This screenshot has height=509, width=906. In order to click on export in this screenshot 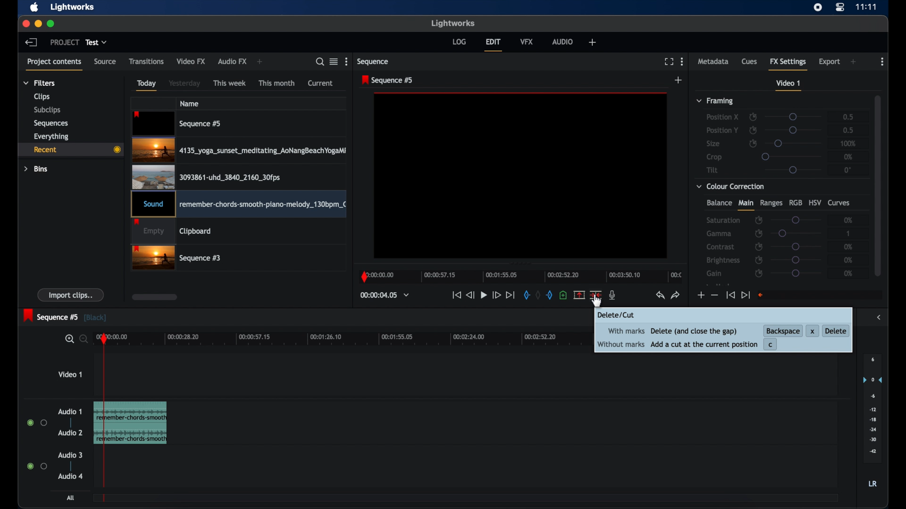, I will do `click(829, 62)`.